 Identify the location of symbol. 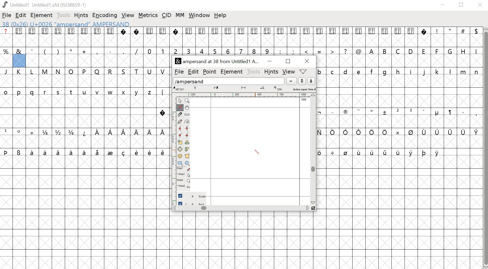
(150, 132).